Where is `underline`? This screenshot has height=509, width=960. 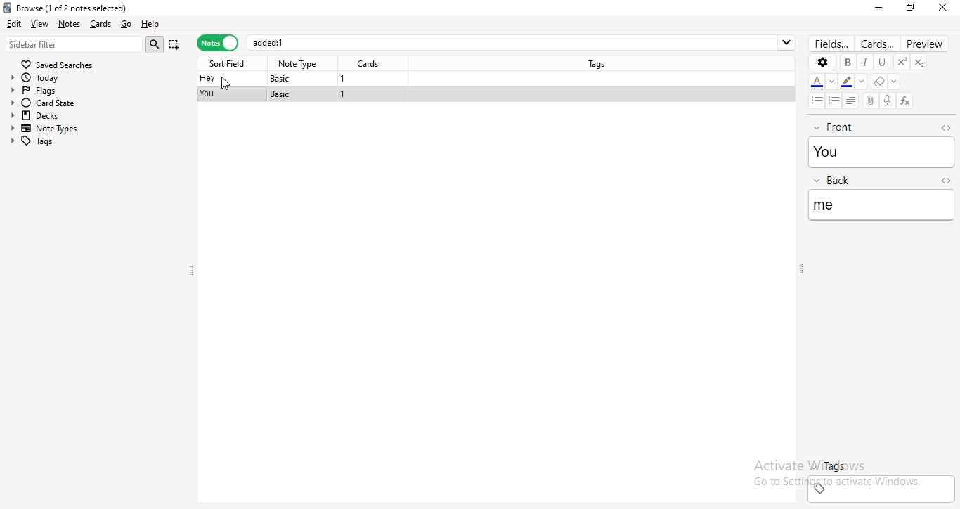
underline is located at coordinates (881, 61).